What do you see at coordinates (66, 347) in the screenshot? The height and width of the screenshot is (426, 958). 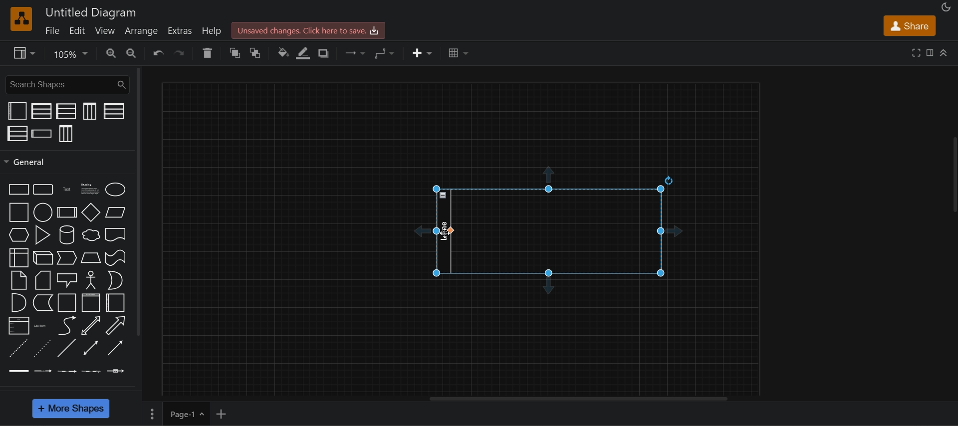 I see `line` at bounding box center [66, 347].